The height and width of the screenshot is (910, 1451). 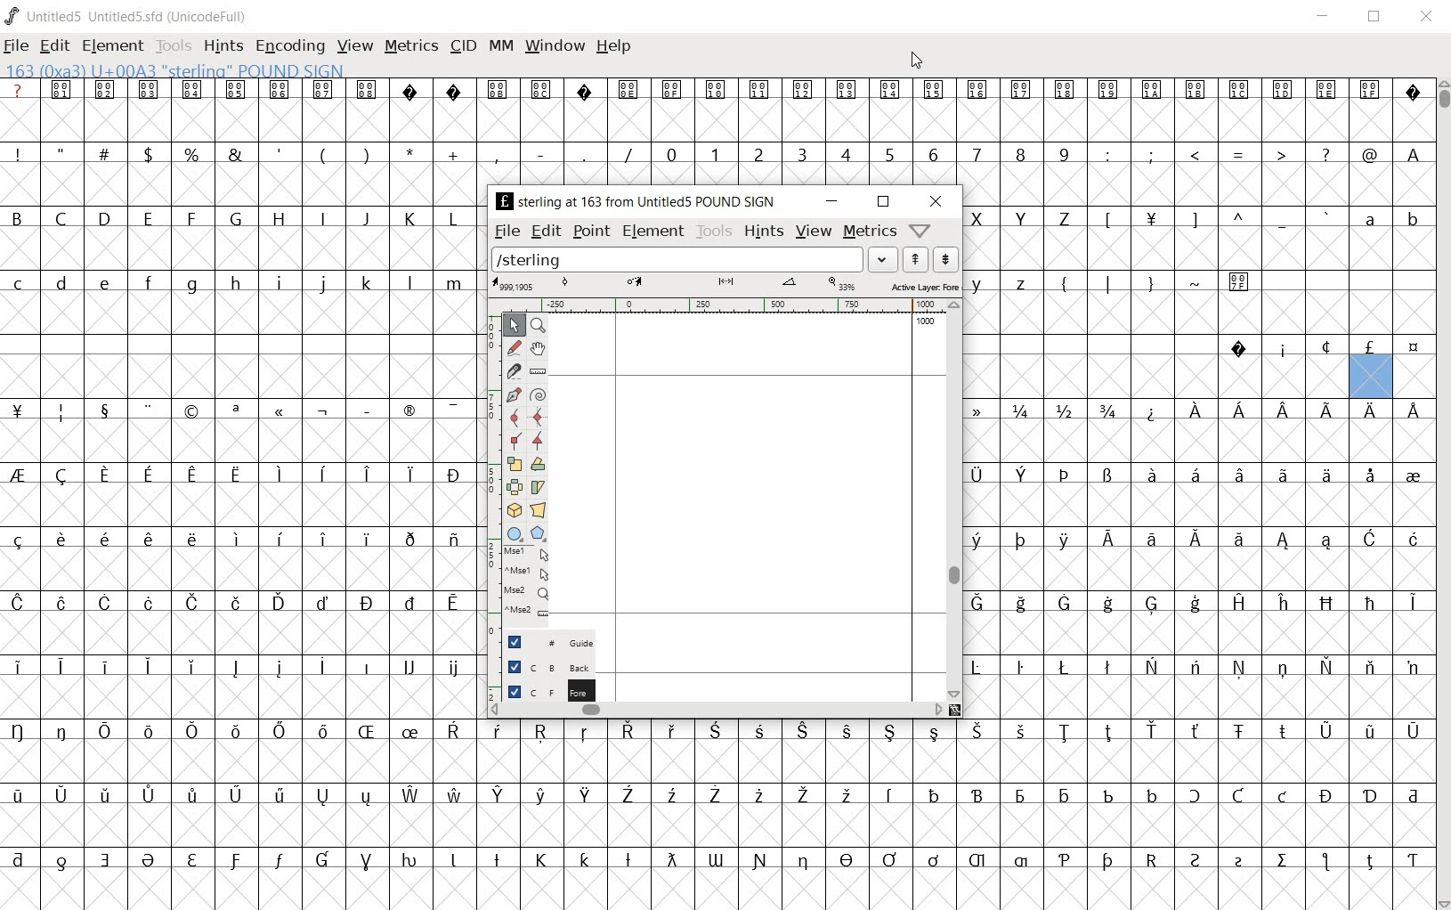 What do you see at coordinates (764, 230) in the screenshot?
I see `hints` at bounding box center [764, 230].